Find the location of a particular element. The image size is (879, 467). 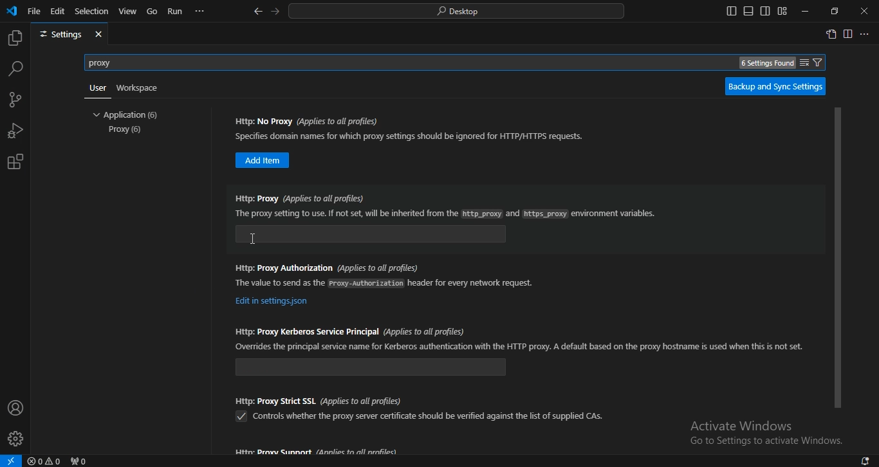

application is located at coordinates (129, 114).